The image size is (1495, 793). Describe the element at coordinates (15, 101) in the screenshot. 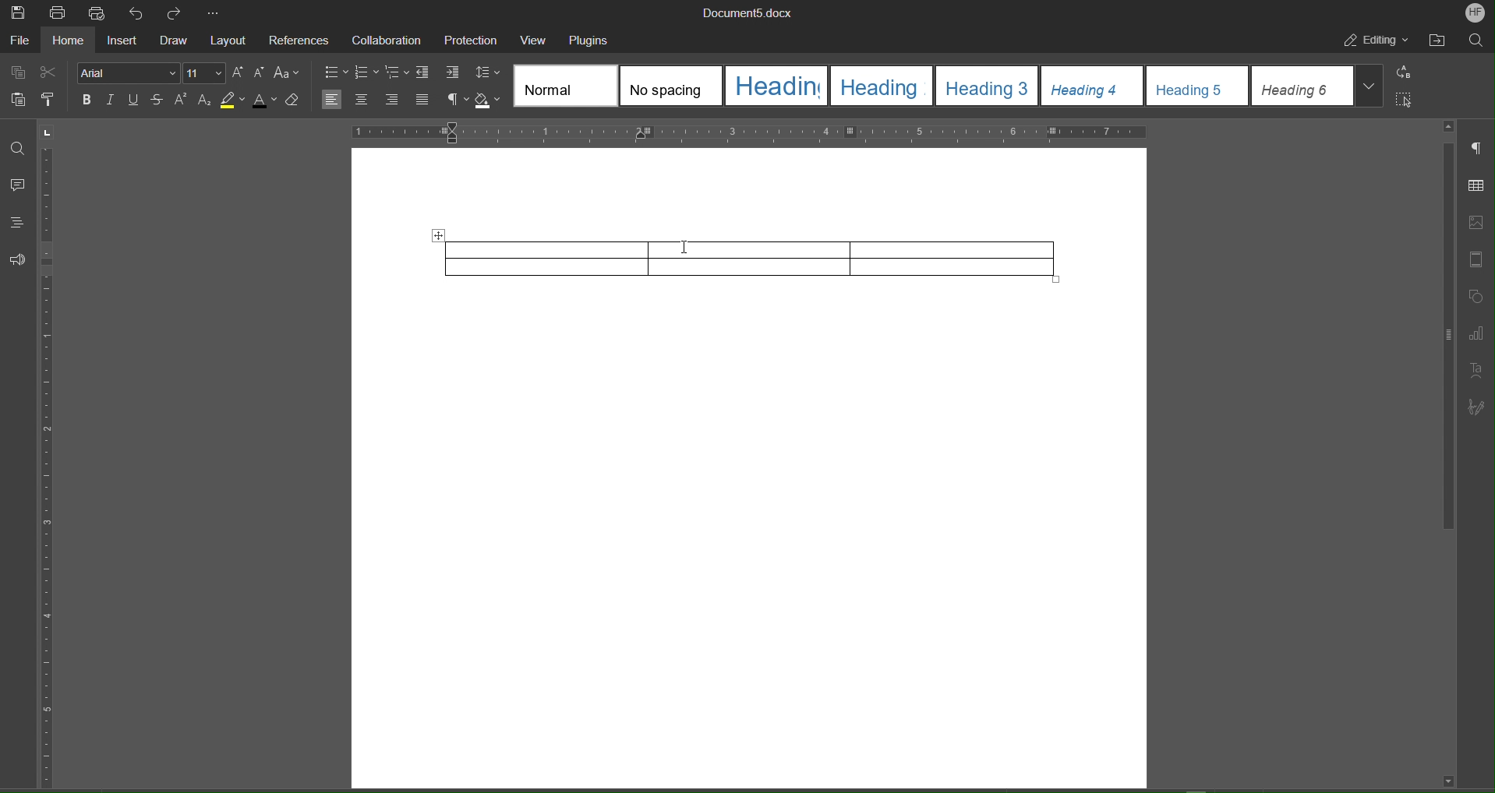

I see `Paste` at that location.